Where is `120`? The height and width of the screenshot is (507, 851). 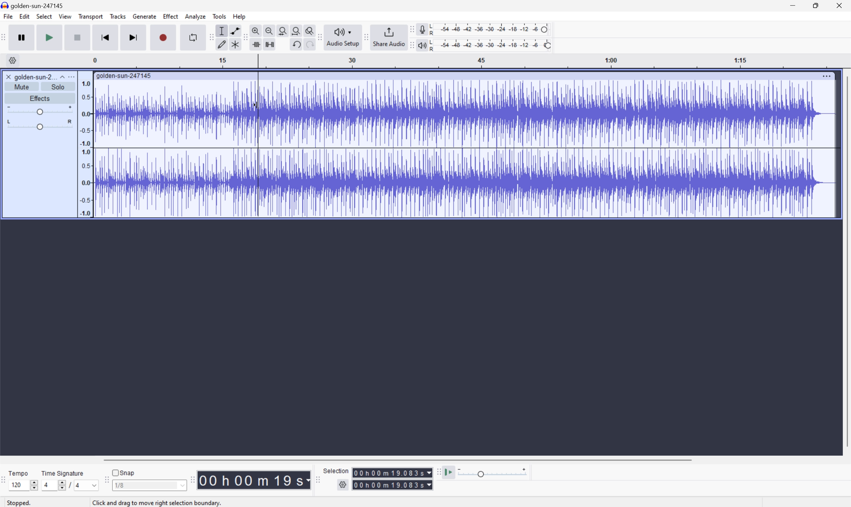
120 is located at coordinates (16, 485).